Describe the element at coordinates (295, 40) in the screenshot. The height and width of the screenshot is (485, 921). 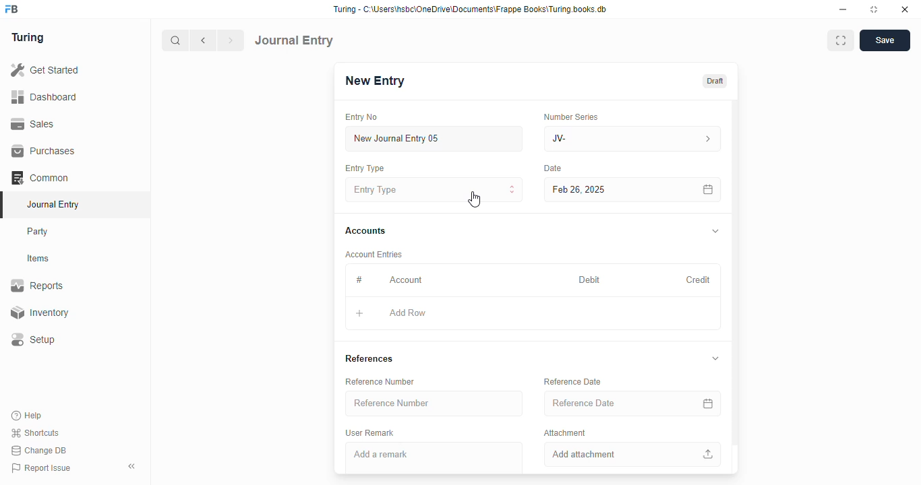
I see `journal entry` at that location.